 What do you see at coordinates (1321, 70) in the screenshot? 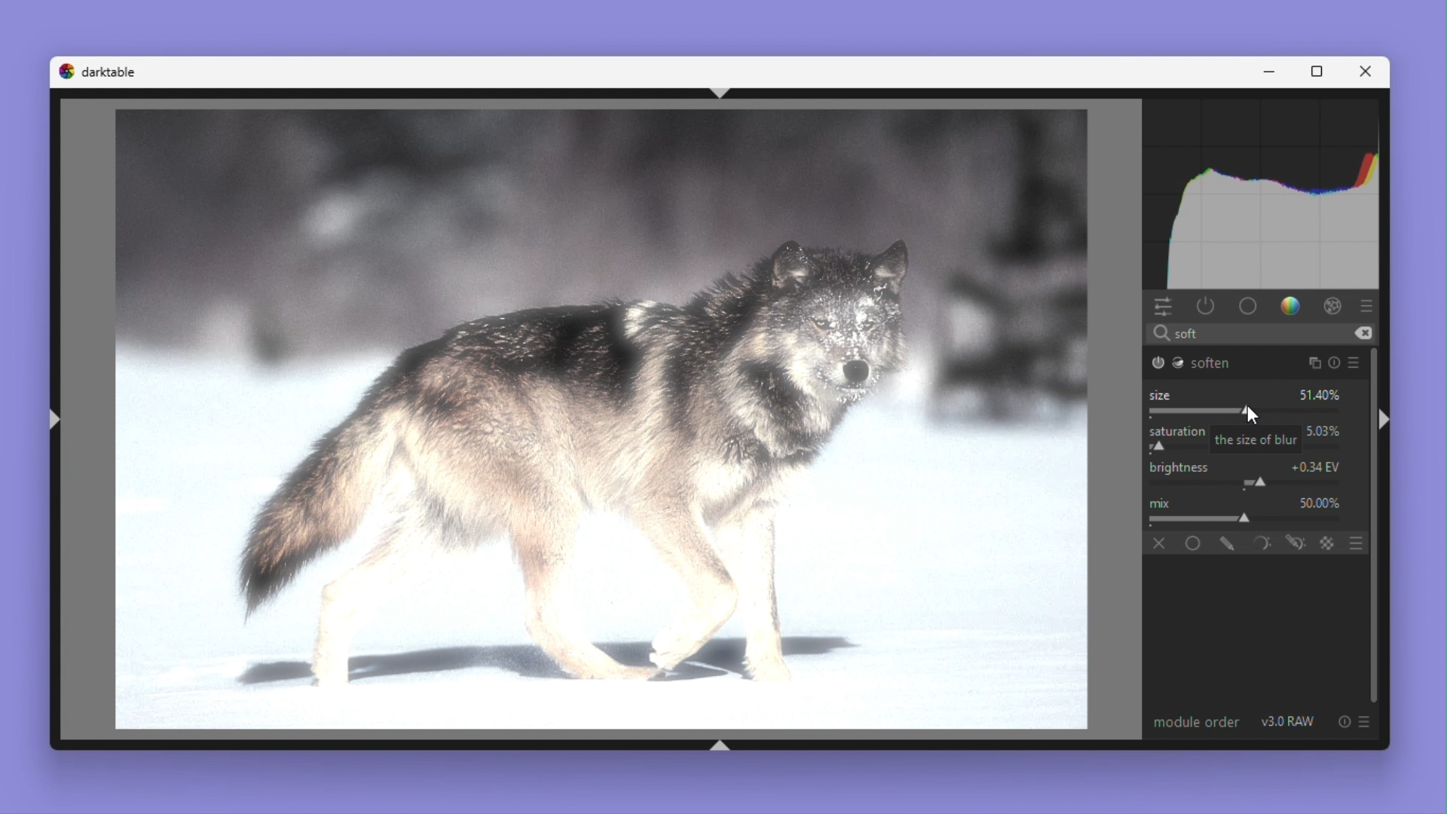
I see `Maximize` at bounding box center [1321, 70].